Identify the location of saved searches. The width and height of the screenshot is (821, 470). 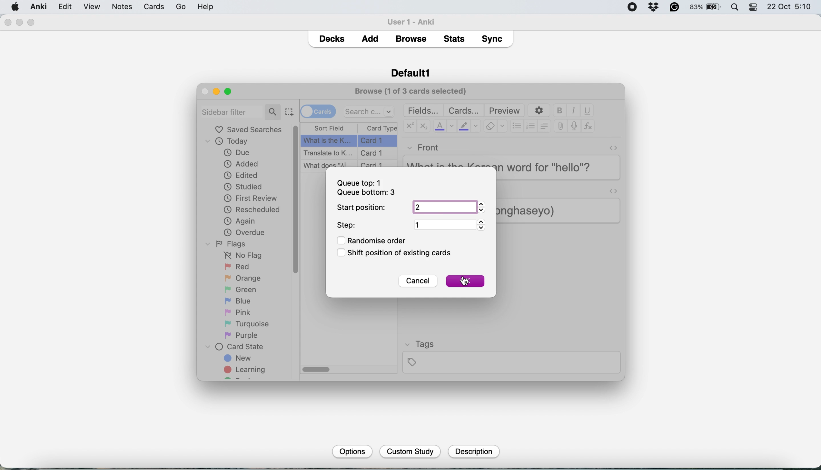
(249, 129).